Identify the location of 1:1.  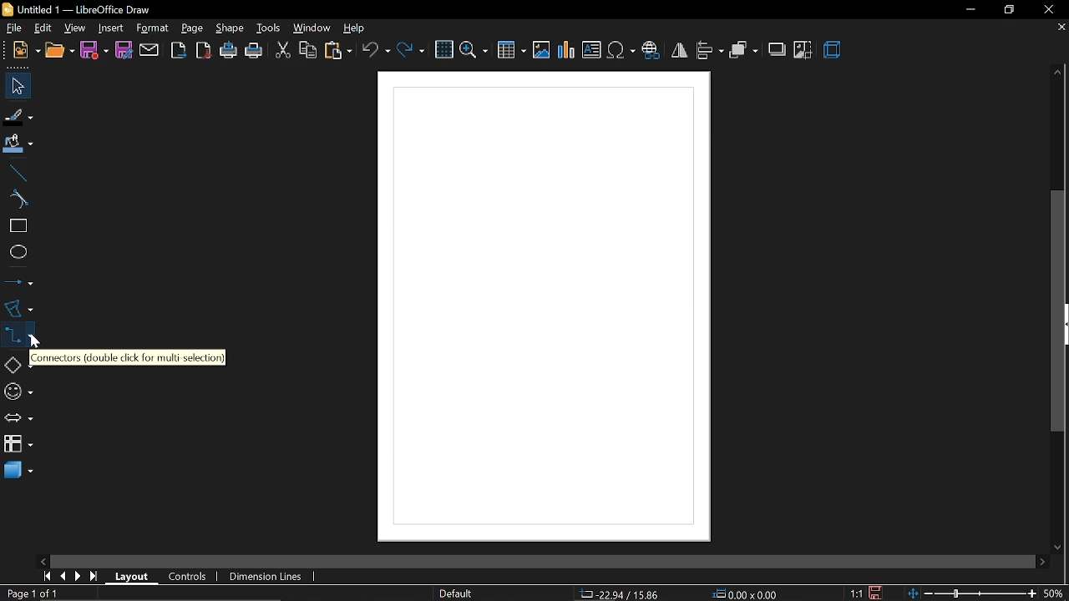
(858, 593).